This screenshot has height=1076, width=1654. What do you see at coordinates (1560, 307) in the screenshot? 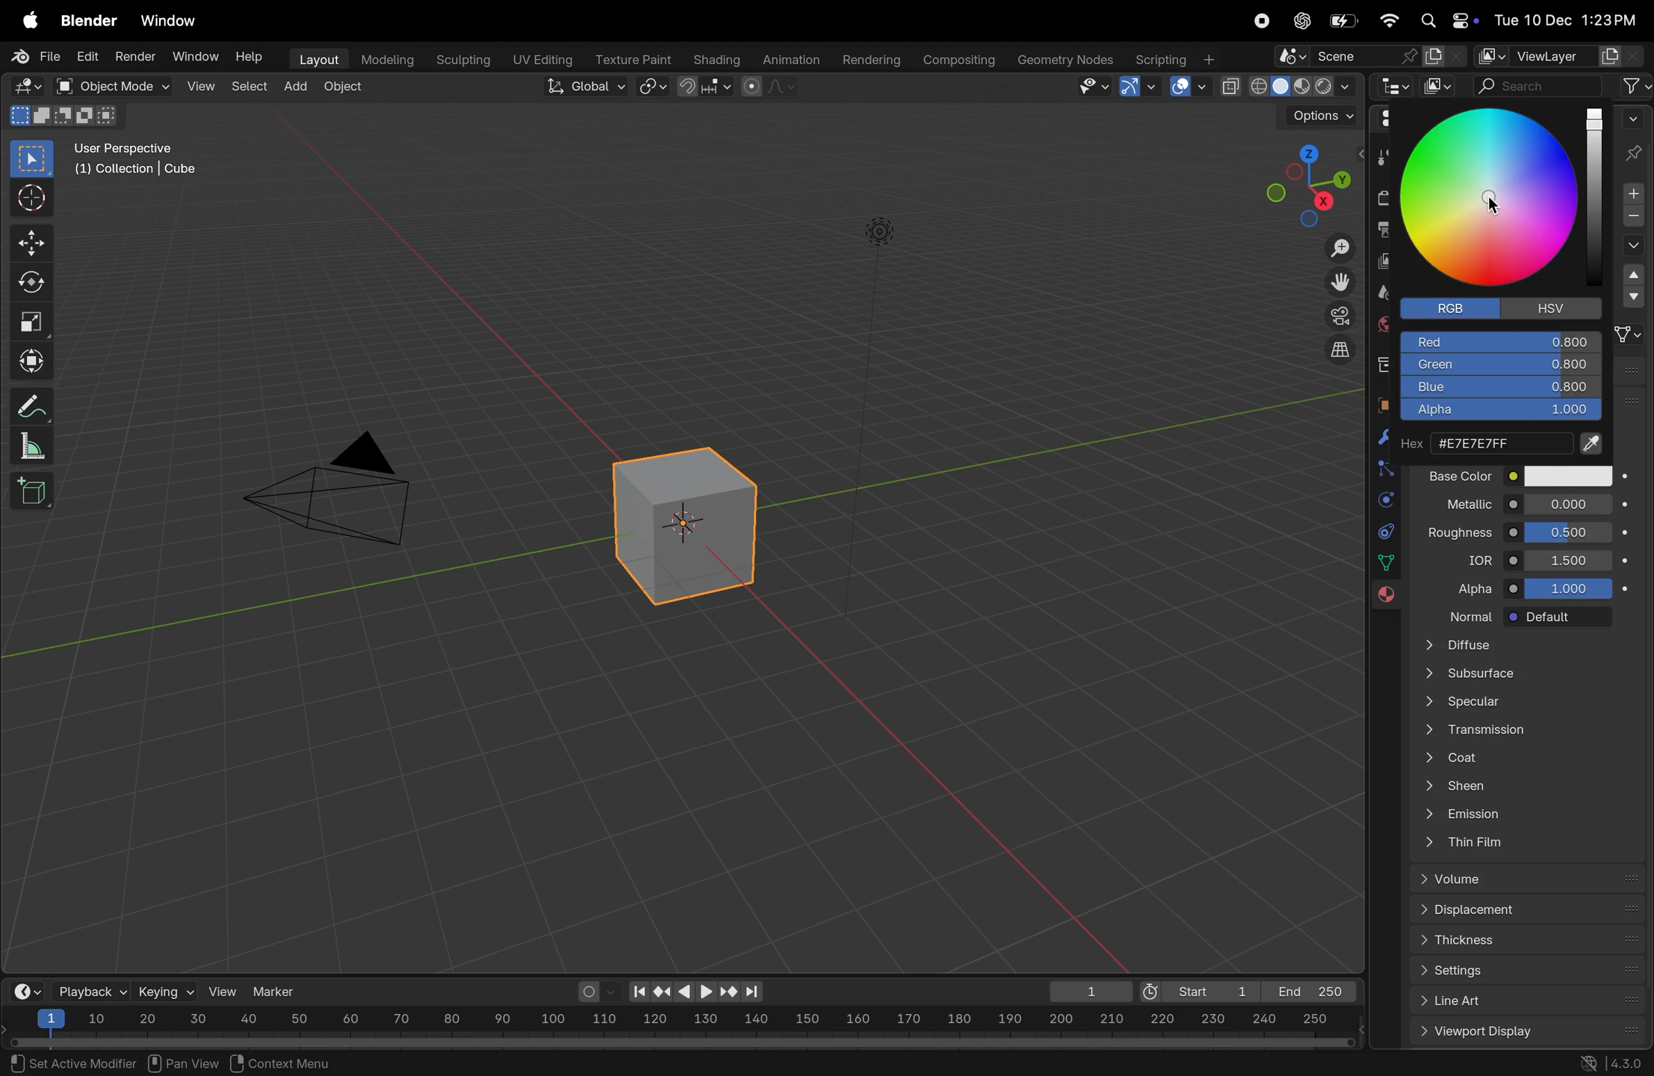
I see `hsv` at bounding box center [1560, 307].